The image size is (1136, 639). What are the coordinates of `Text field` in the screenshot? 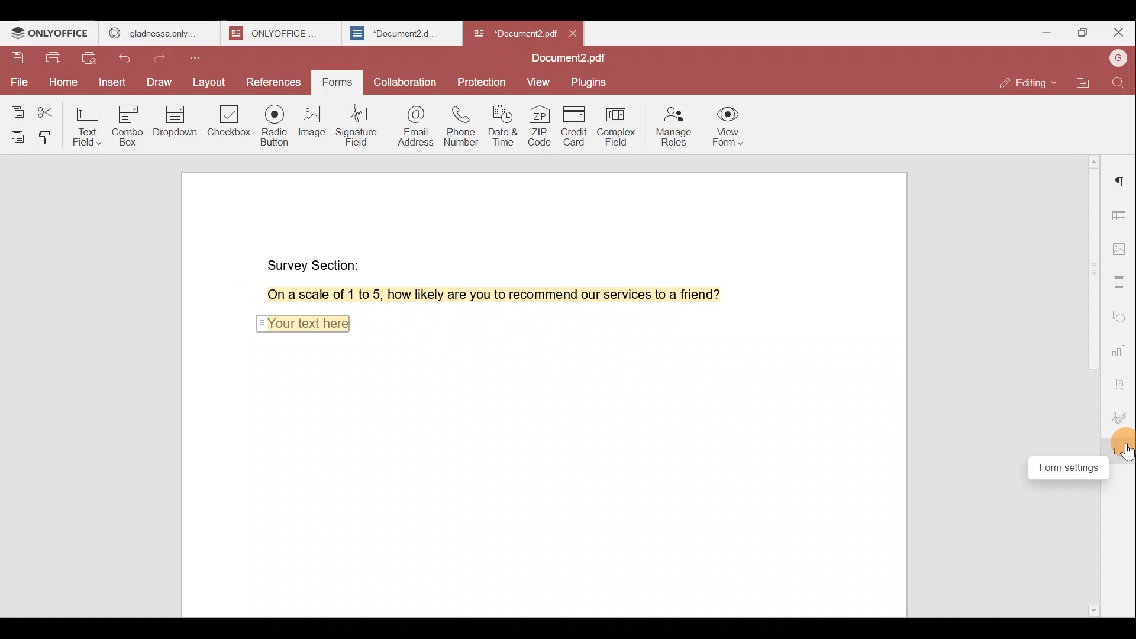 It's located at (89, 123).